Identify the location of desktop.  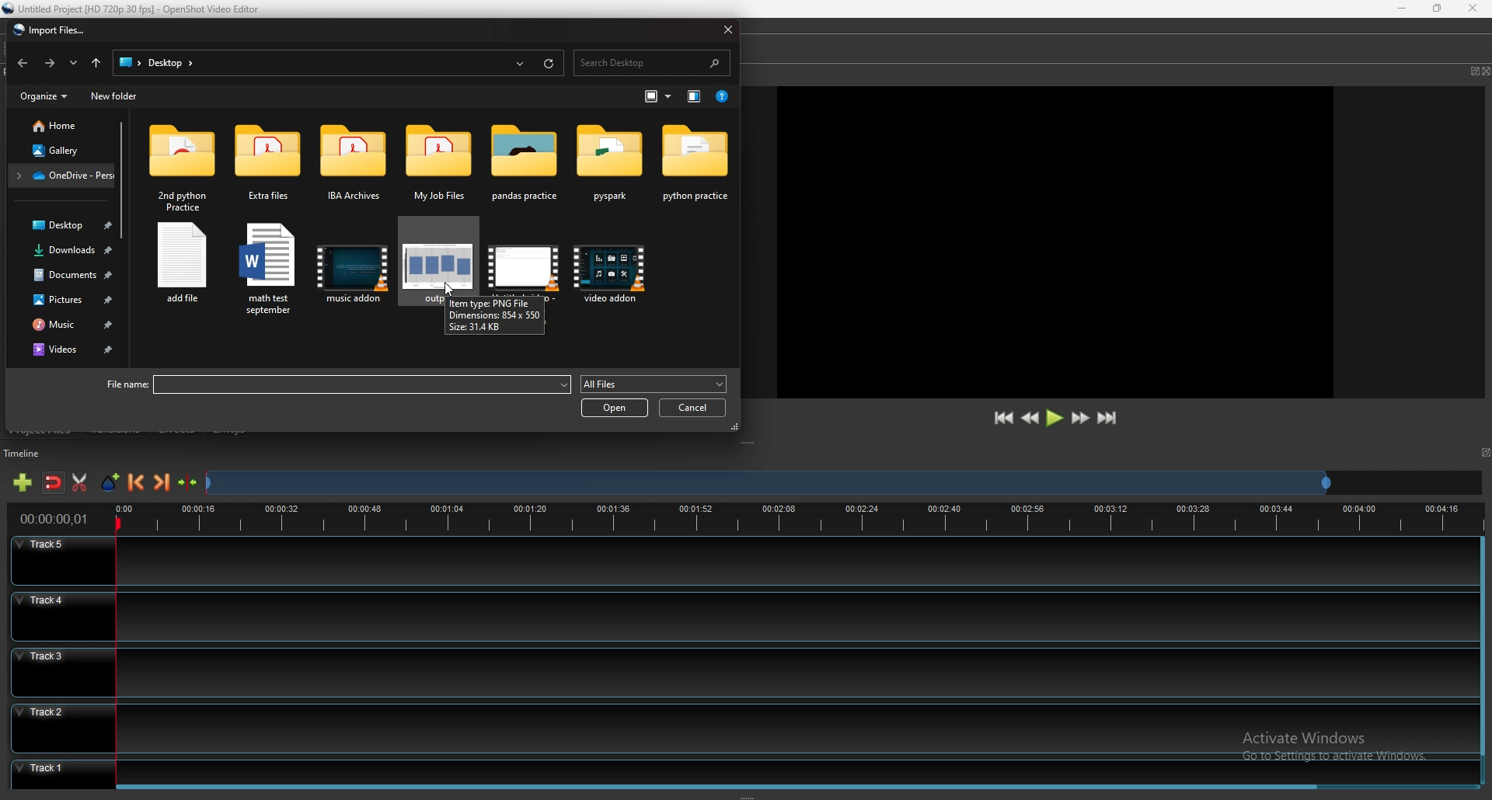
(61, 224).